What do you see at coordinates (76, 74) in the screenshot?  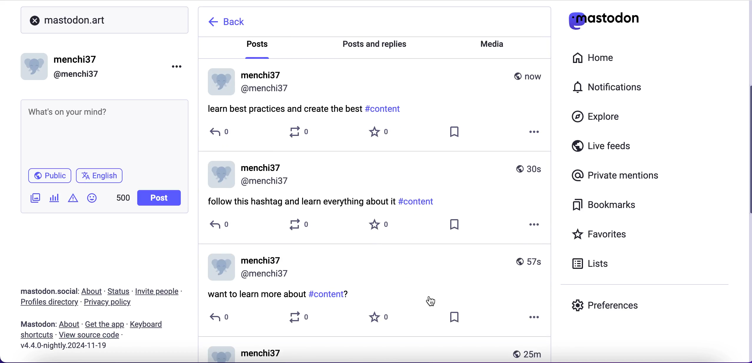 I see `@menchi37` at bounding box center [76, 74].